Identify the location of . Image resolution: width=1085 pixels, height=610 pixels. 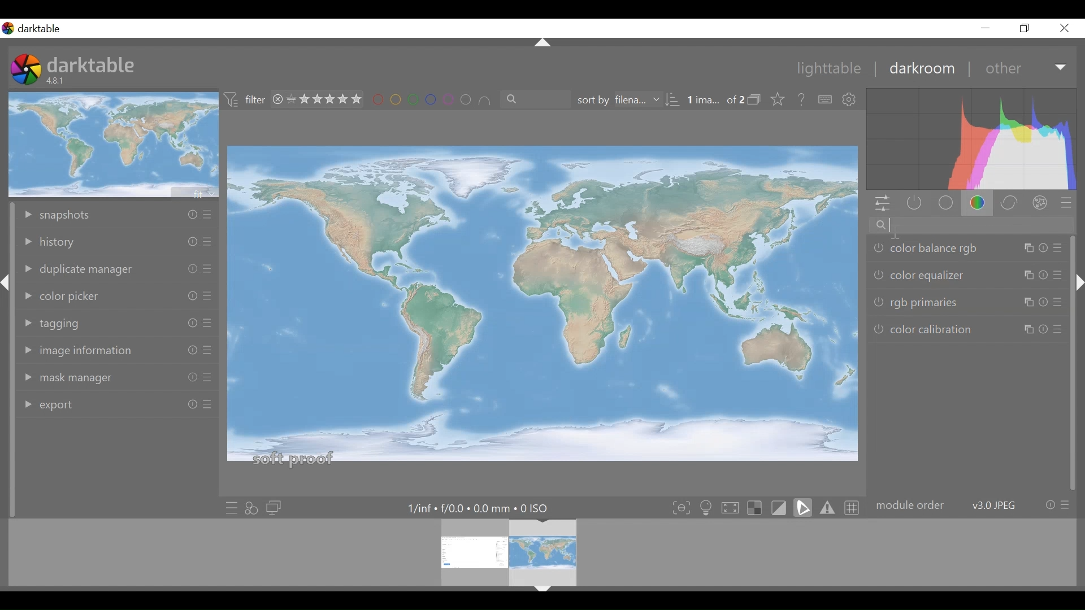
(207, 351).